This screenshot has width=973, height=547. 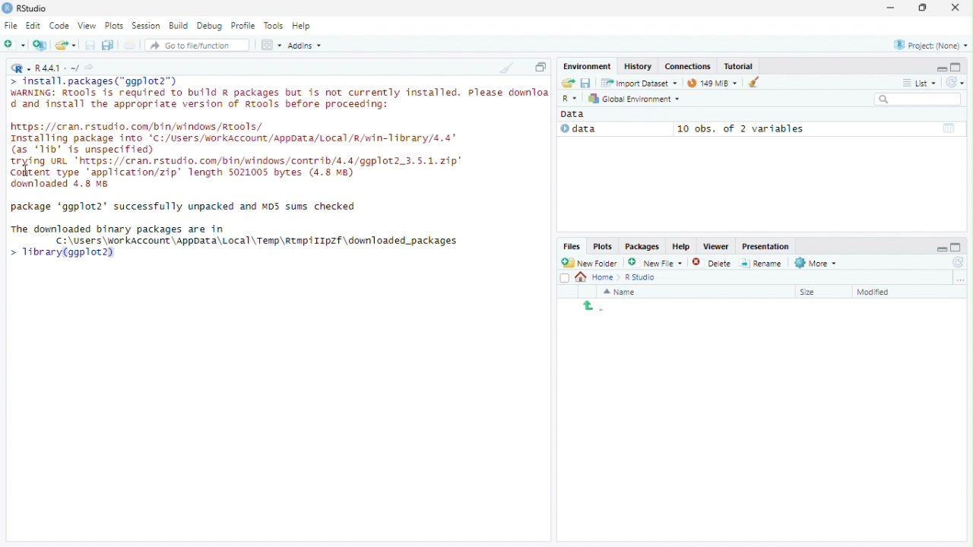 What do you see at coordinates (588, 66) in the screenshot?
I see `Environment` at bounding box center [588, 66].